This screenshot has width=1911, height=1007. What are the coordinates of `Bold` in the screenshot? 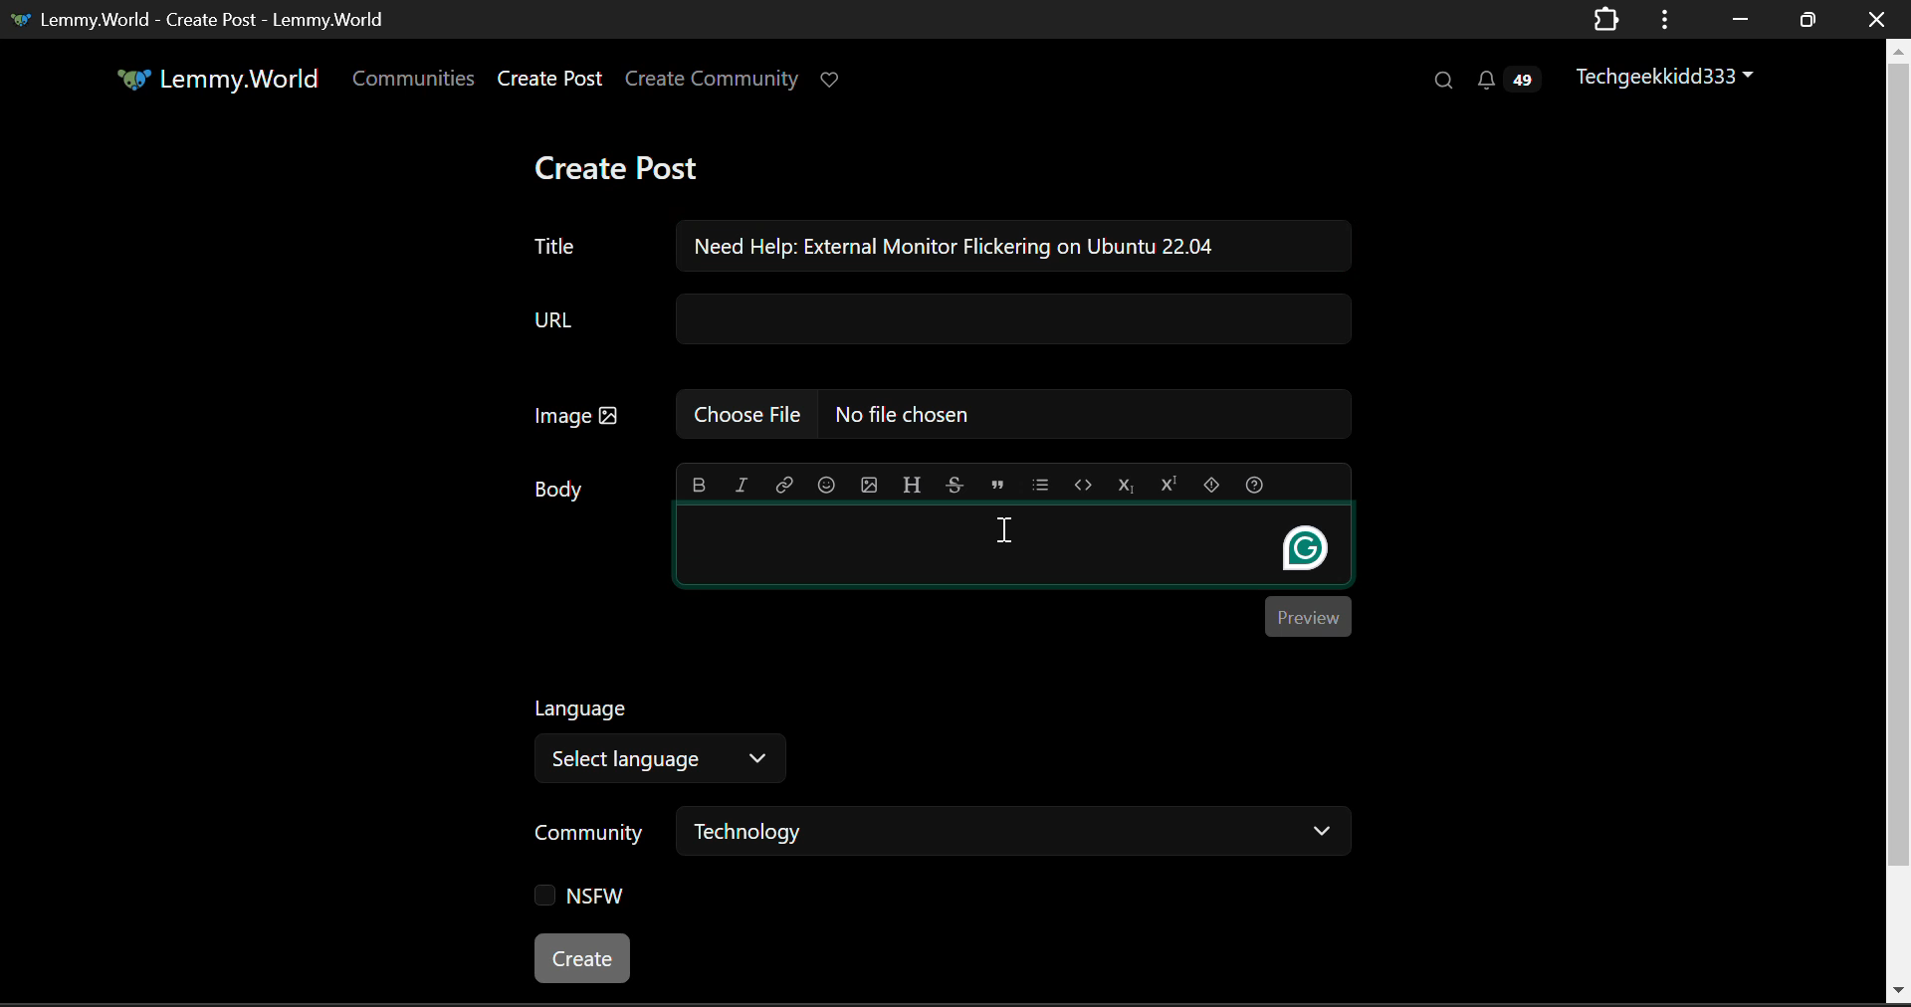 It's located at (698, 486).